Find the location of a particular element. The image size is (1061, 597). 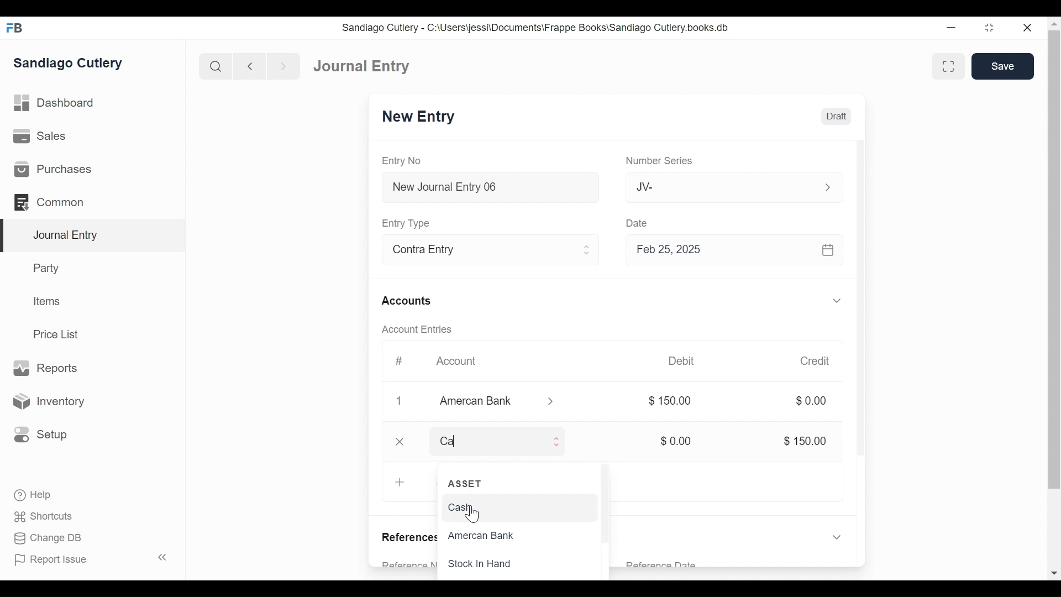

ASSET is located at coordinates (466, 482).